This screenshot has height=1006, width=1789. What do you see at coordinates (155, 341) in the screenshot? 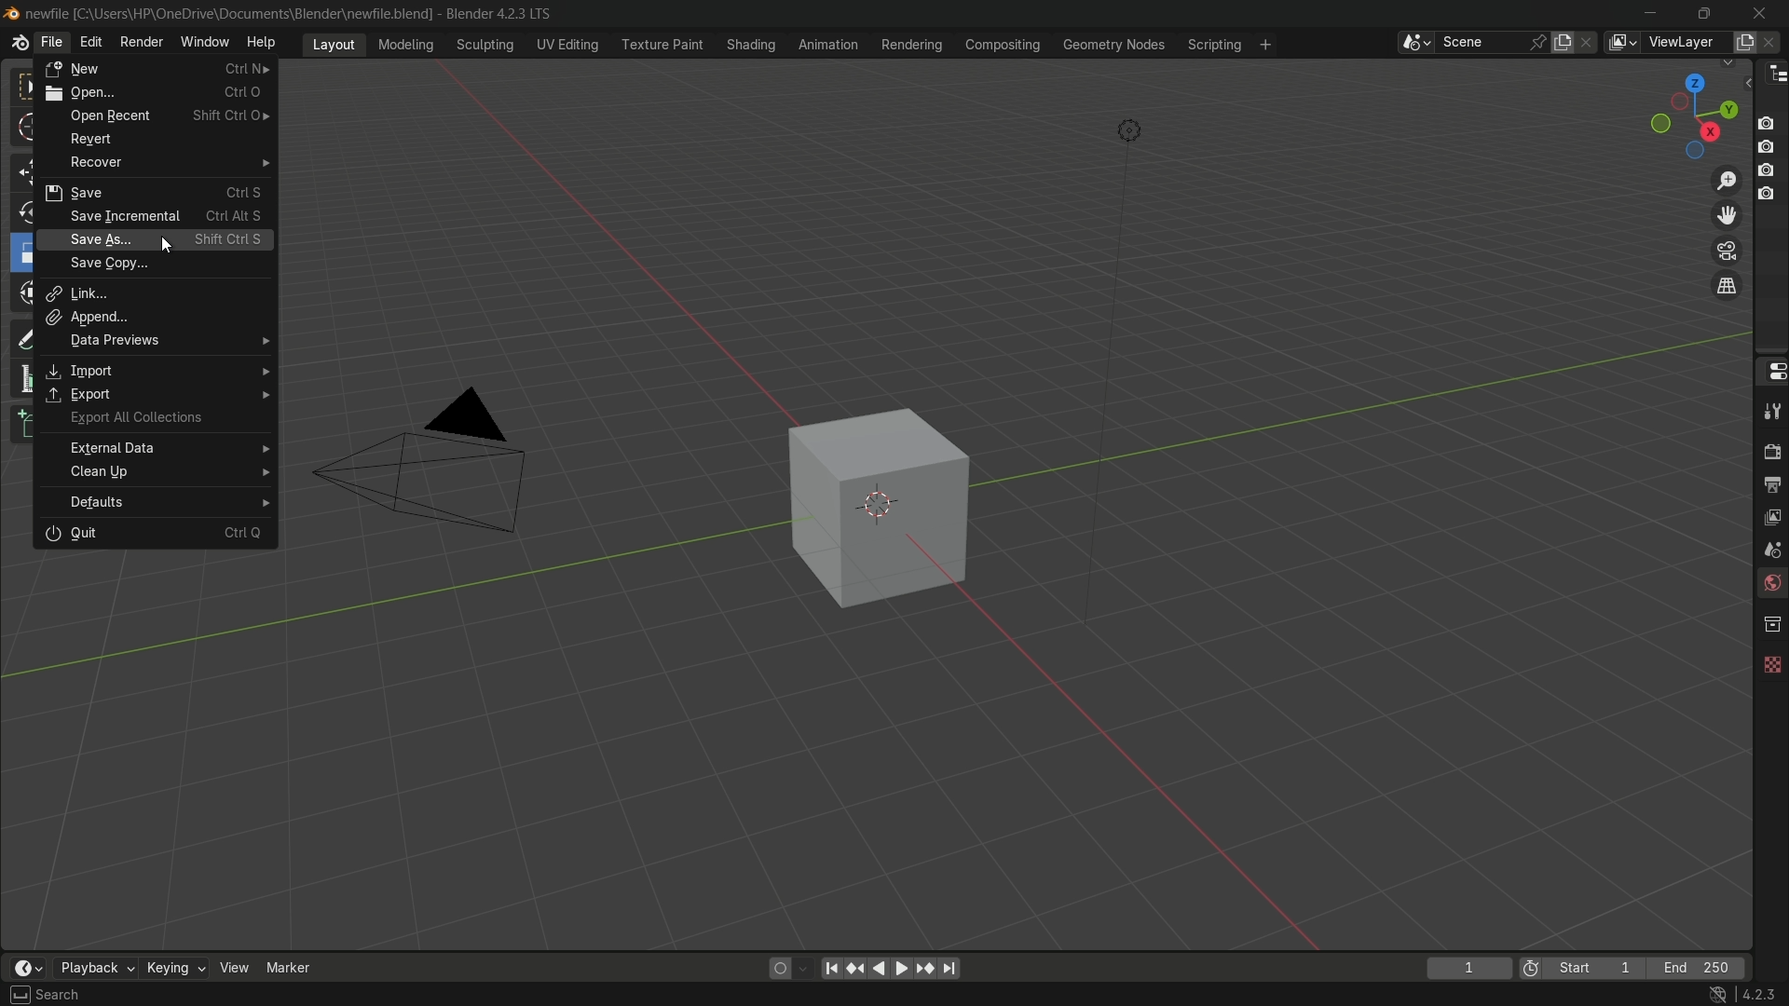
I see `data previews` at bounding box center [155, 341].